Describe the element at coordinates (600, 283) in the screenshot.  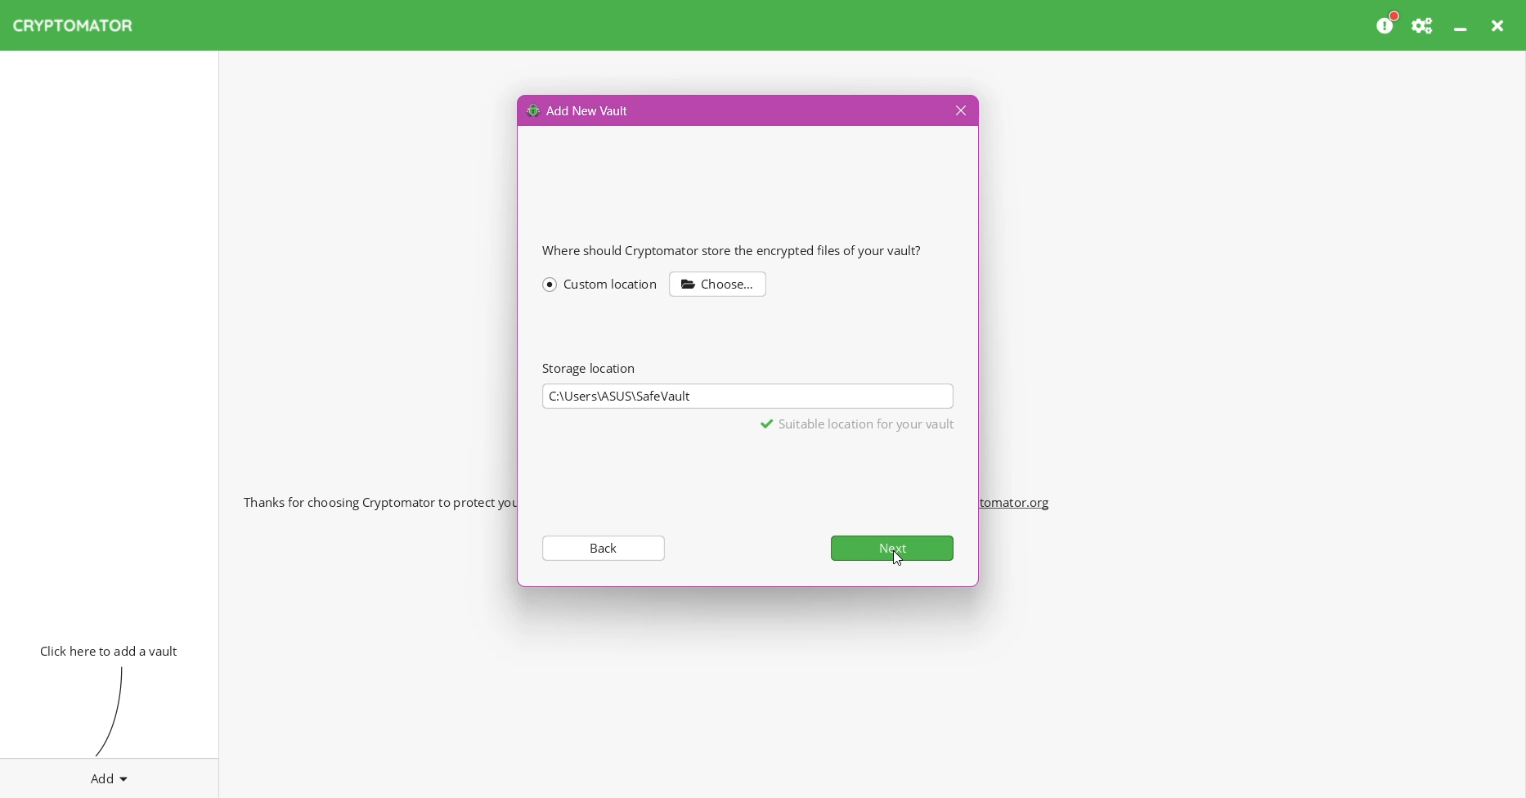
I see `Select Custom location` at that location.